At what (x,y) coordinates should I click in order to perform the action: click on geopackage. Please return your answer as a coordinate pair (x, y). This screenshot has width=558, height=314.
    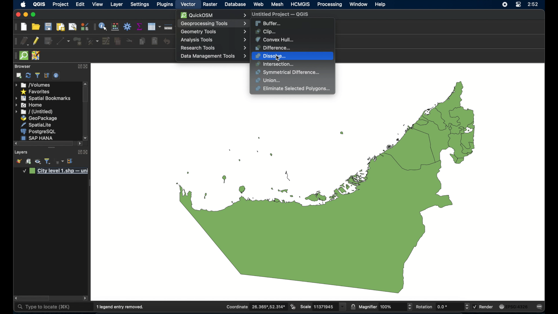
    Looking at the image, I should click on (39, 118).